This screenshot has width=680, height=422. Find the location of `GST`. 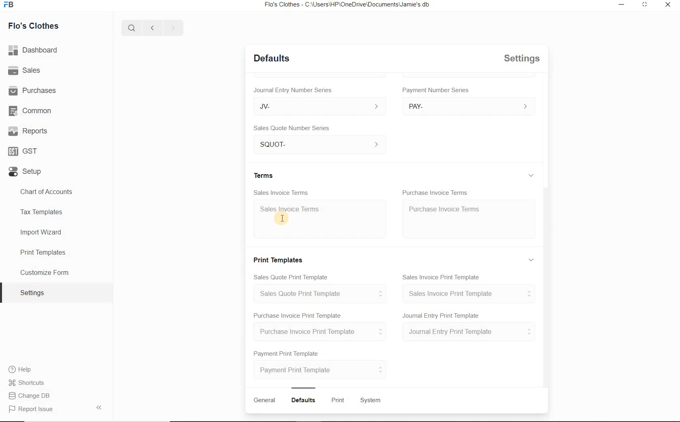

GST is located at coordinates (22, 152).